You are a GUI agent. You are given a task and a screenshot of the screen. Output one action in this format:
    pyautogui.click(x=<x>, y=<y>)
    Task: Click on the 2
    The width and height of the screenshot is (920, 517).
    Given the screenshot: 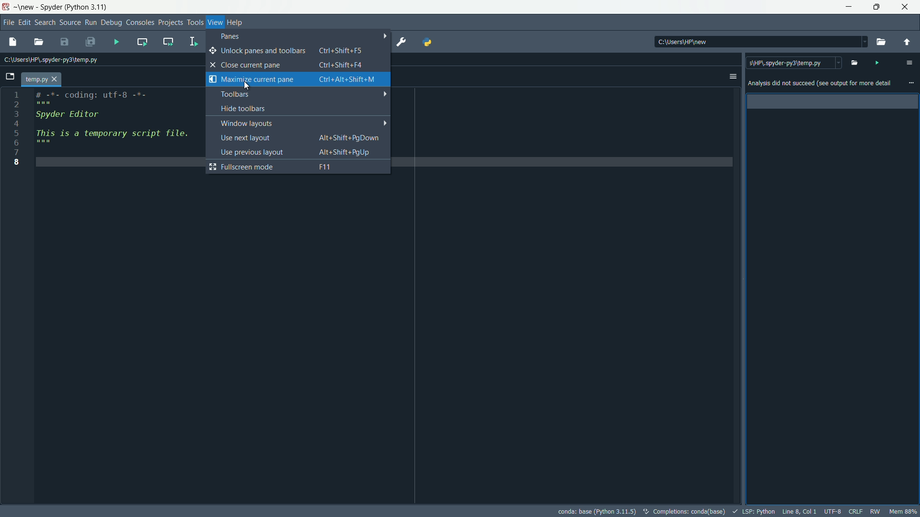 What is the action you would take?
    pyautogui.click(x=19, y=105)
    